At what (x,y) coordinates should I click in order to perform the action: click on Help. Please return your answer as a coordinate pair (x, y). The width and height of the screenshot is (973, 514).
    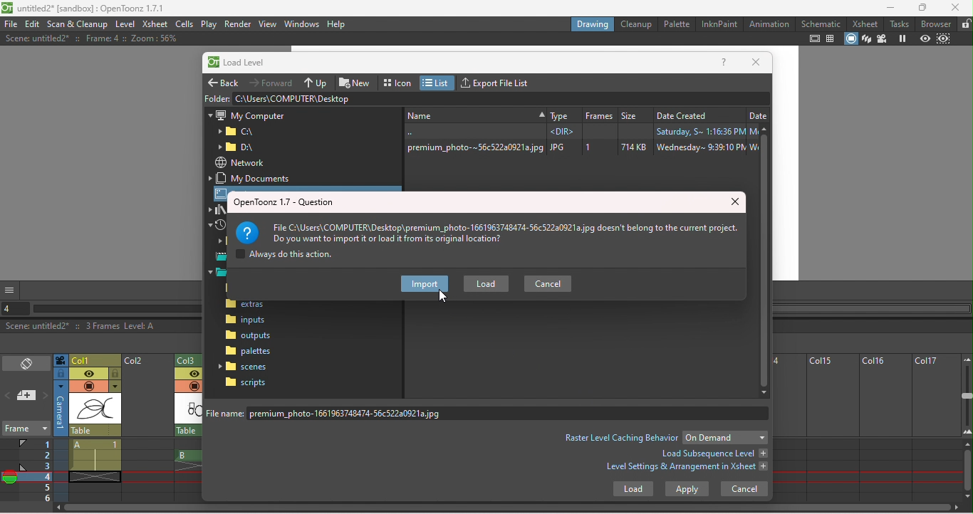
    Looking at the image, I should click on (724, 63).